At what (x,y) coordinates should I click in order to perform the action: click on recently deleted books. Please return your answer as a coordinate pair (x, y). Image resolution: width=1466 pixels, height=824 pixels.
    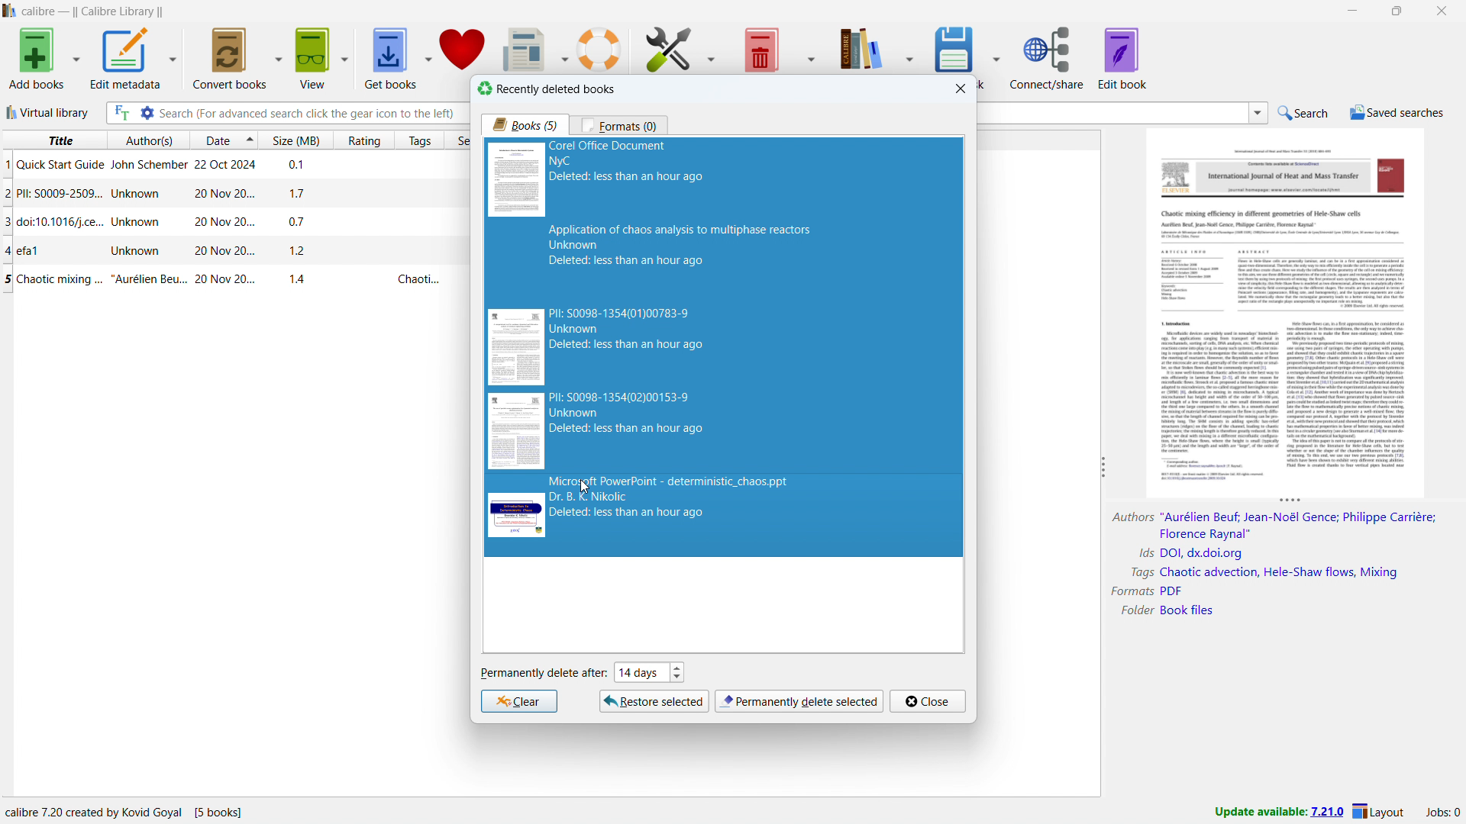
    Looking at the image, I should click on (546, 89).